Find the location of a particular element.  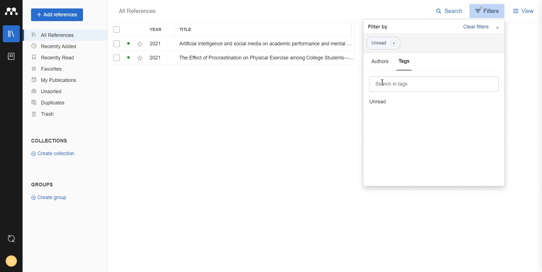

Notebook is located at coordinates (11, 57).